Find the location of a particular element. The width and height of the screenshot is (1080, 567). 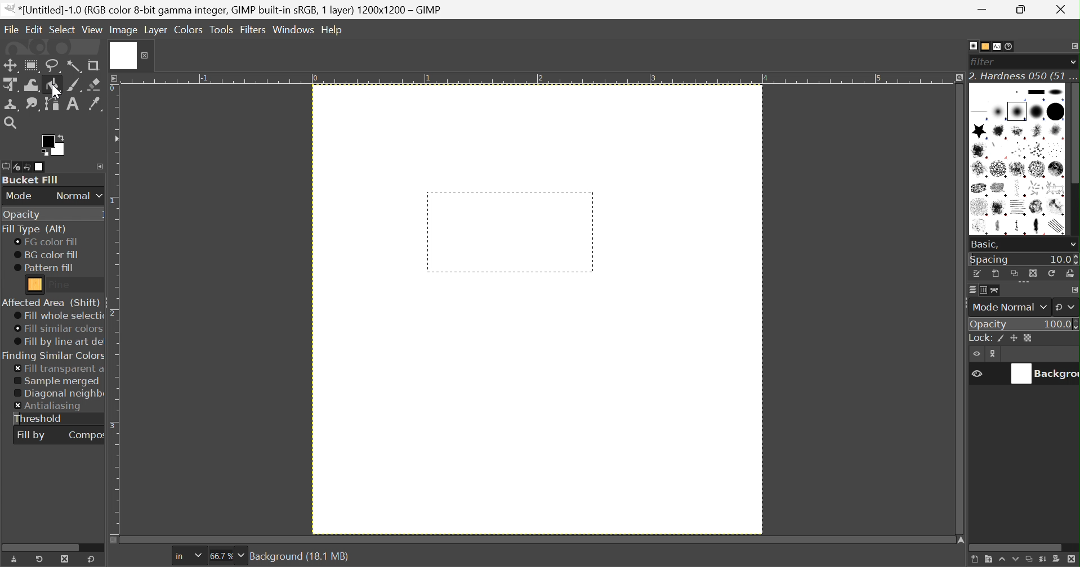

Free Select Tool is located at coordinates (53, 66).